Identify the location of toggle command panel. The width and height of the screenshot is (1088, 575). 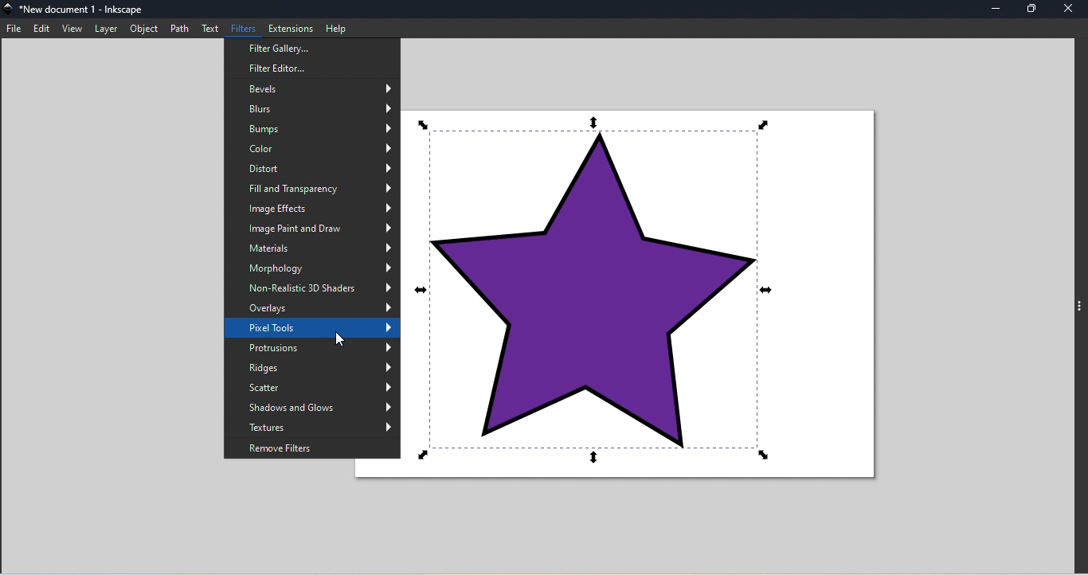
(1078, 303).